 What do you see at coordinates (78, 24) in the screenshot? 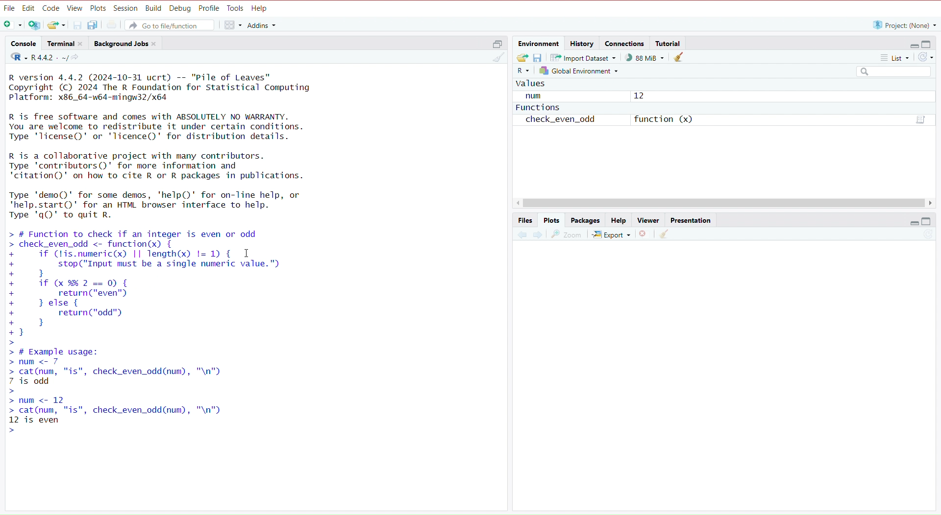
I see `save current document` at bounding box center [78, 24].